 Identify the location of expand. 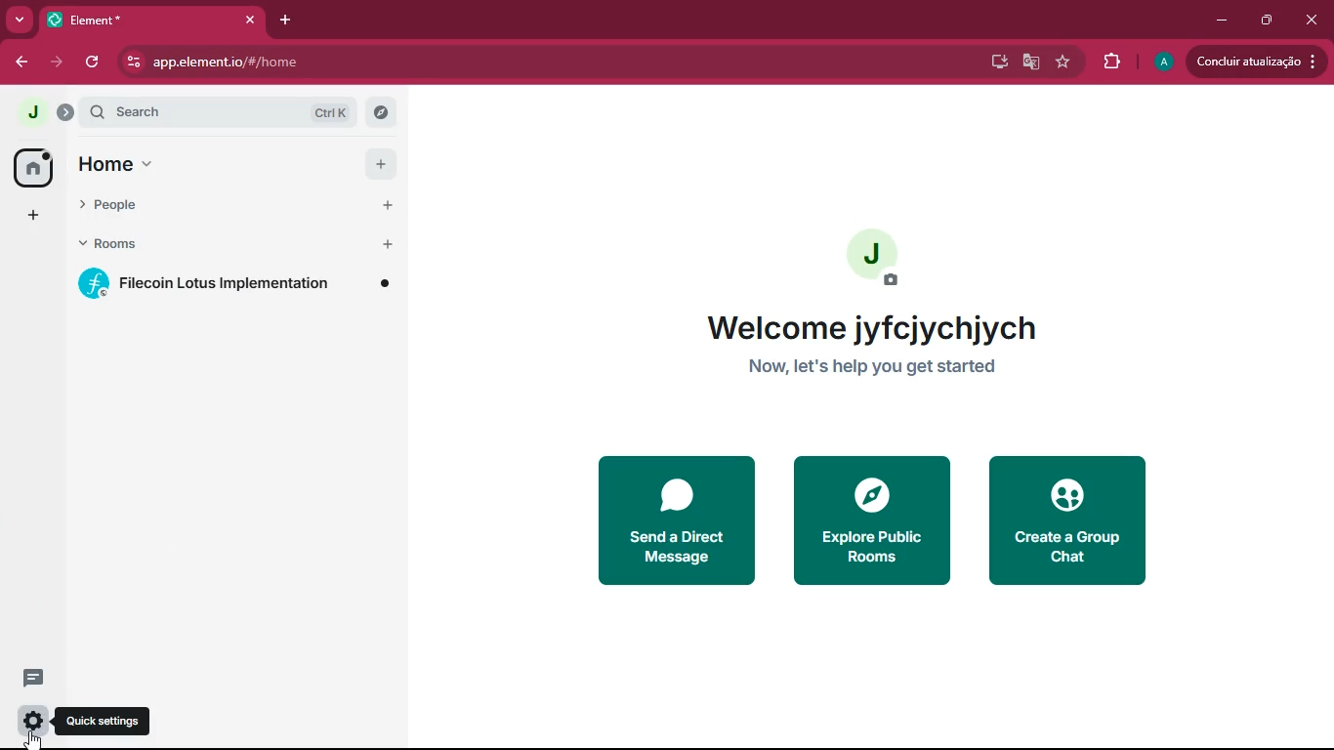
(66, 112).